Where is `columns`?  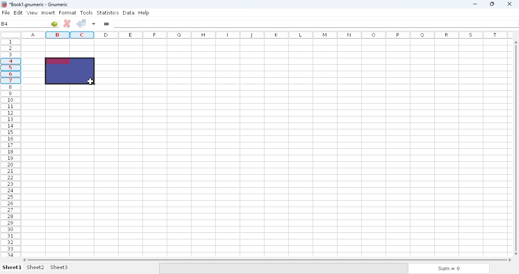
columns is located at coordinates (266, 35).